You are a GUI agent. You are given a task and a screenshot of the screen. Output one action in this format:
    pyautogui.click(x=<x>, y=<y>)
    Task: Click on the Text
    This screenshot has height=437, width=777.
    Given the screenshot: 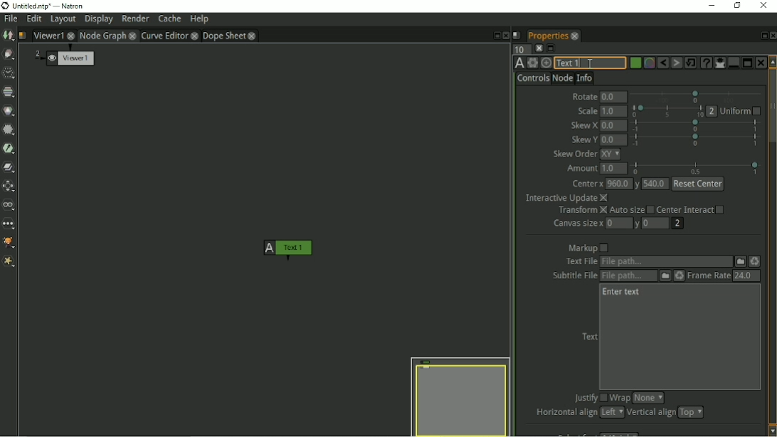 What is the action you would take?
    pyautogui.click(x=588, y=337)
    